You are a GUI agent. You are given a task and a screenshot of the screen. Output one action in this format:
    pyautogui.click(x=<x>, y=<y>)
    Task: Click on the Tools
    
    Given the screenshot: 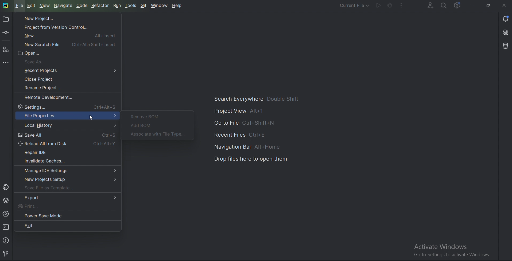 What is the action you would take?
    pyautogui.click(x=131, y=5)
    